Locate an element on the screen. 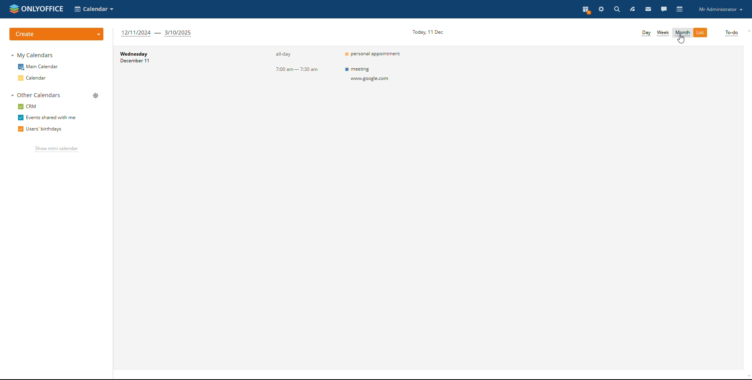 Image resolution: width=752 pixels, height=380 pixels. show mini calendar is located at coordinates (56, 149).